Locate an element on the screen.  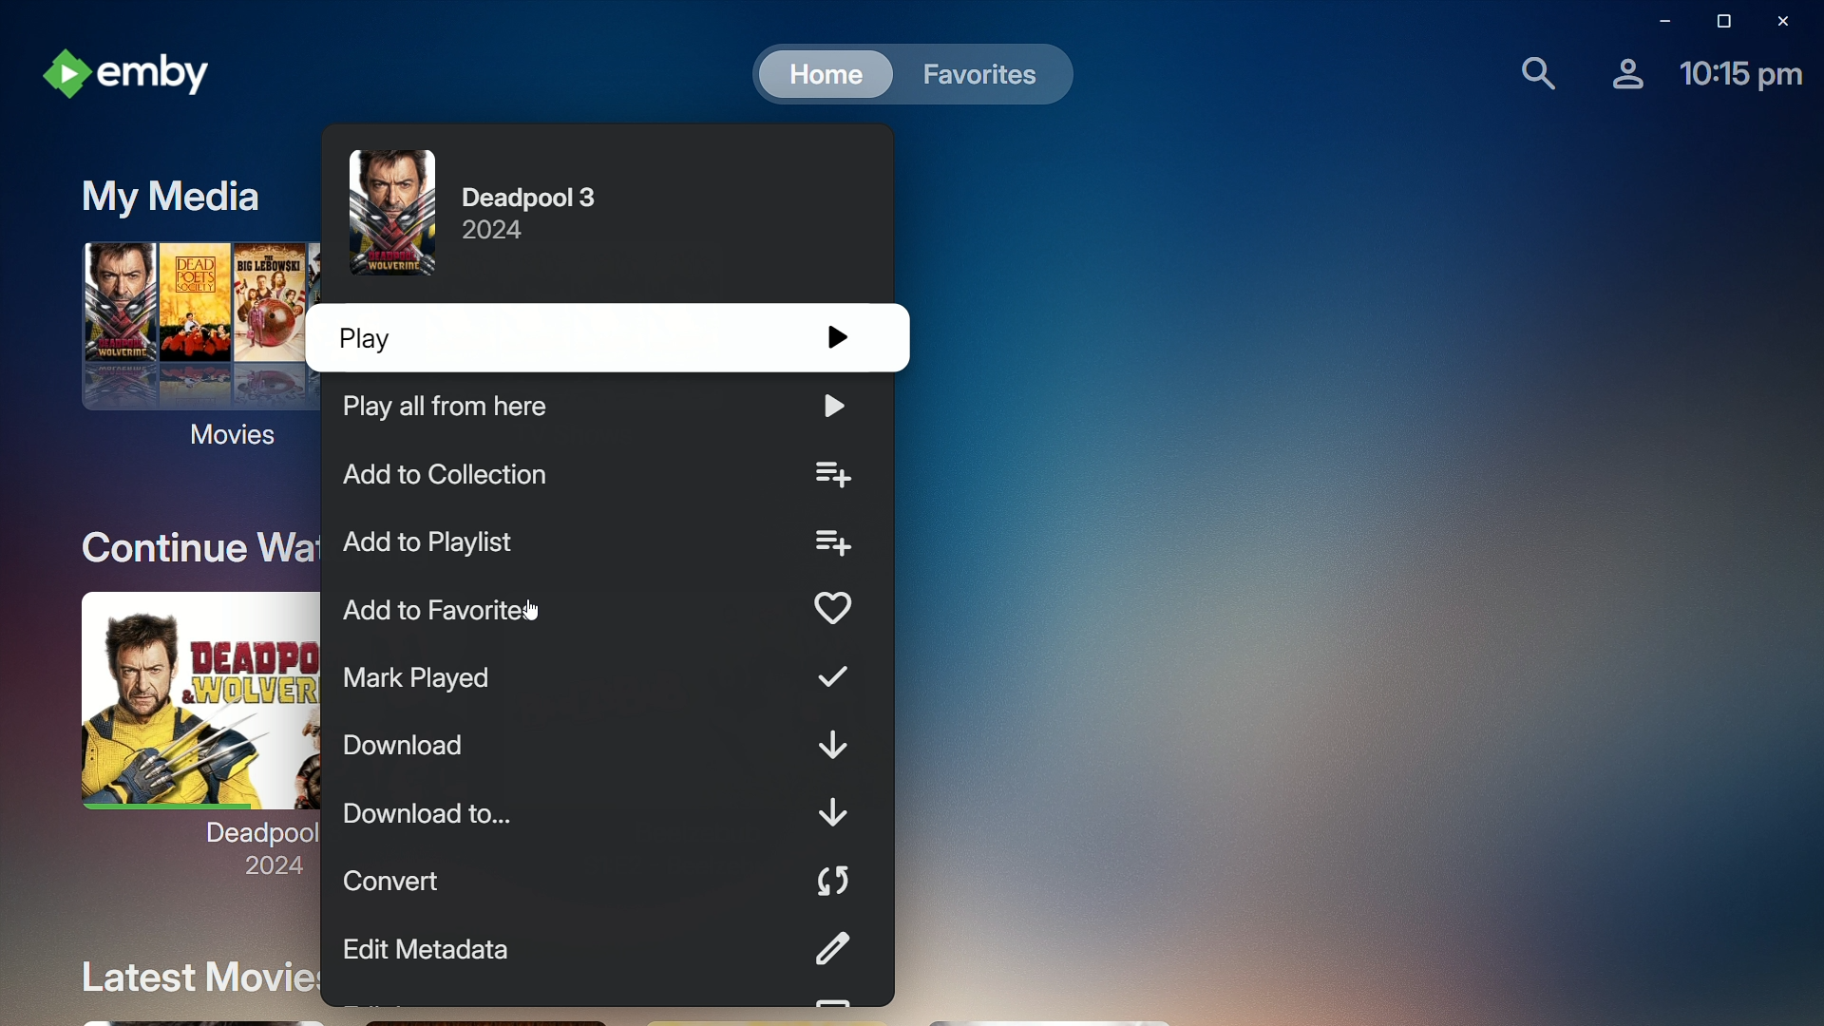
Account is located at coordinates (1619, 77).